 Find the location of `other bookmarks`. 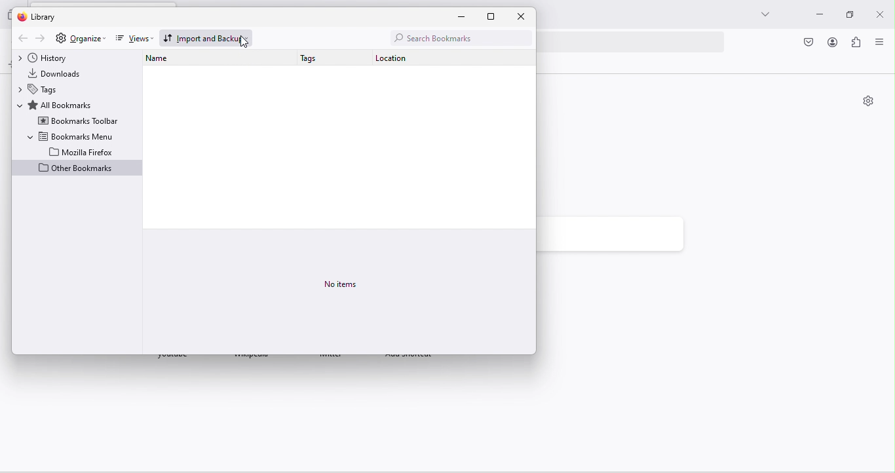

other bookmarks is located at coordinates (77, 169).